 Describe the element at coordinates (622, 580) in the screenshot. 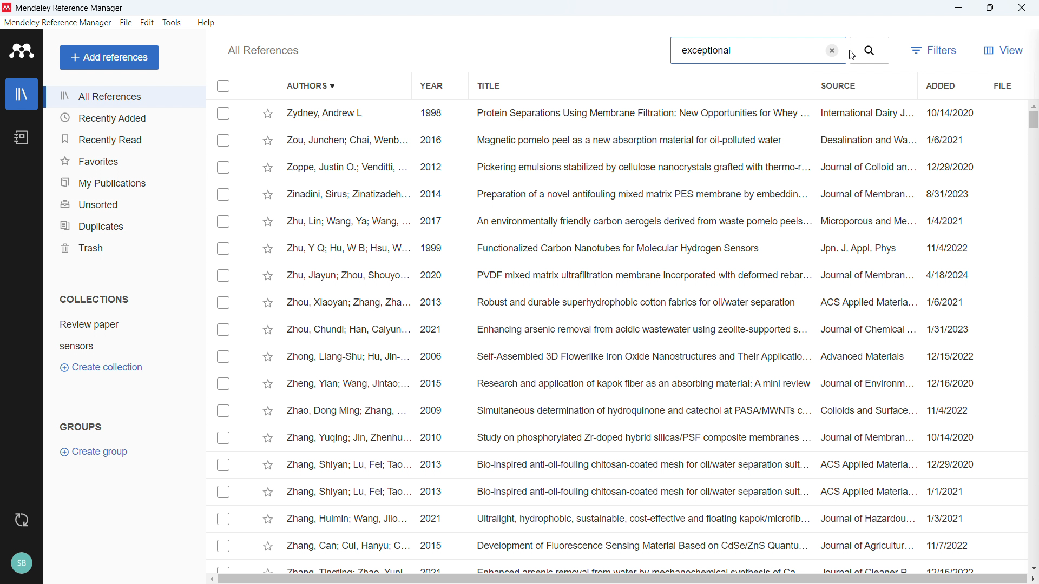

I see `Horizontal scroll bar ` at that location.